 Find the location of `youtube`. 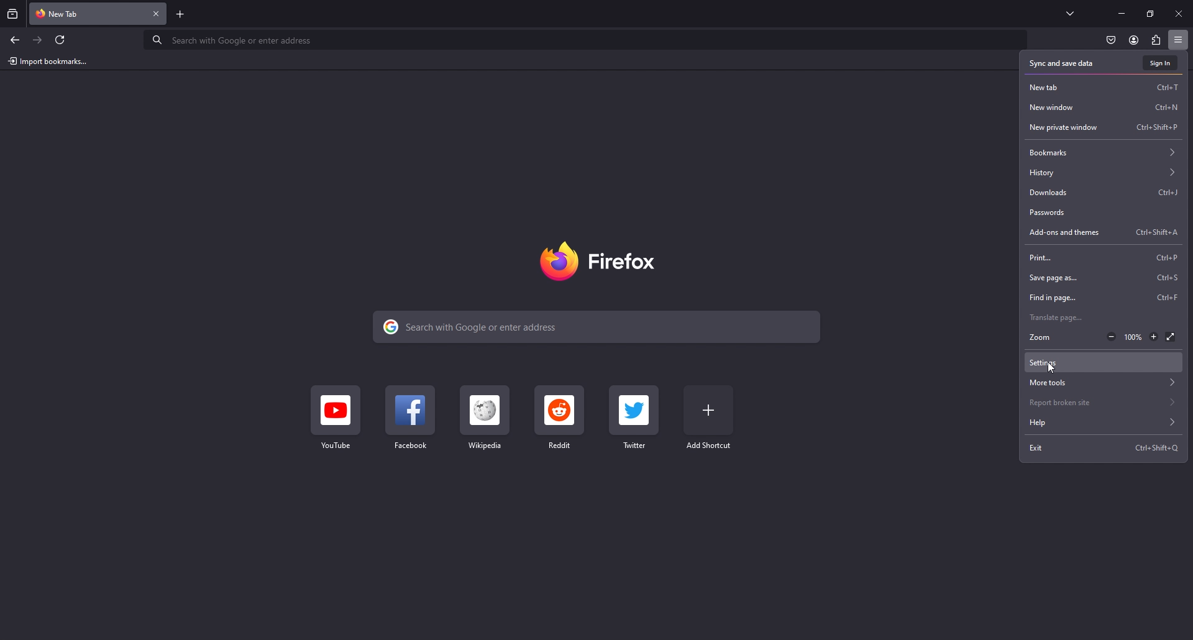

youtube is located at coordinates (334, 419).